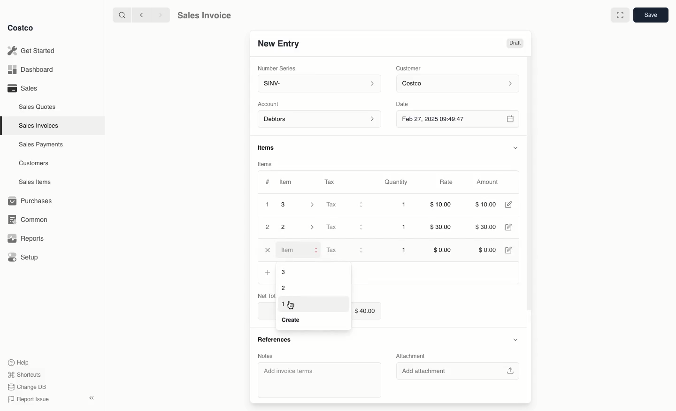  I want to click on $30.00, so click(443, 228).